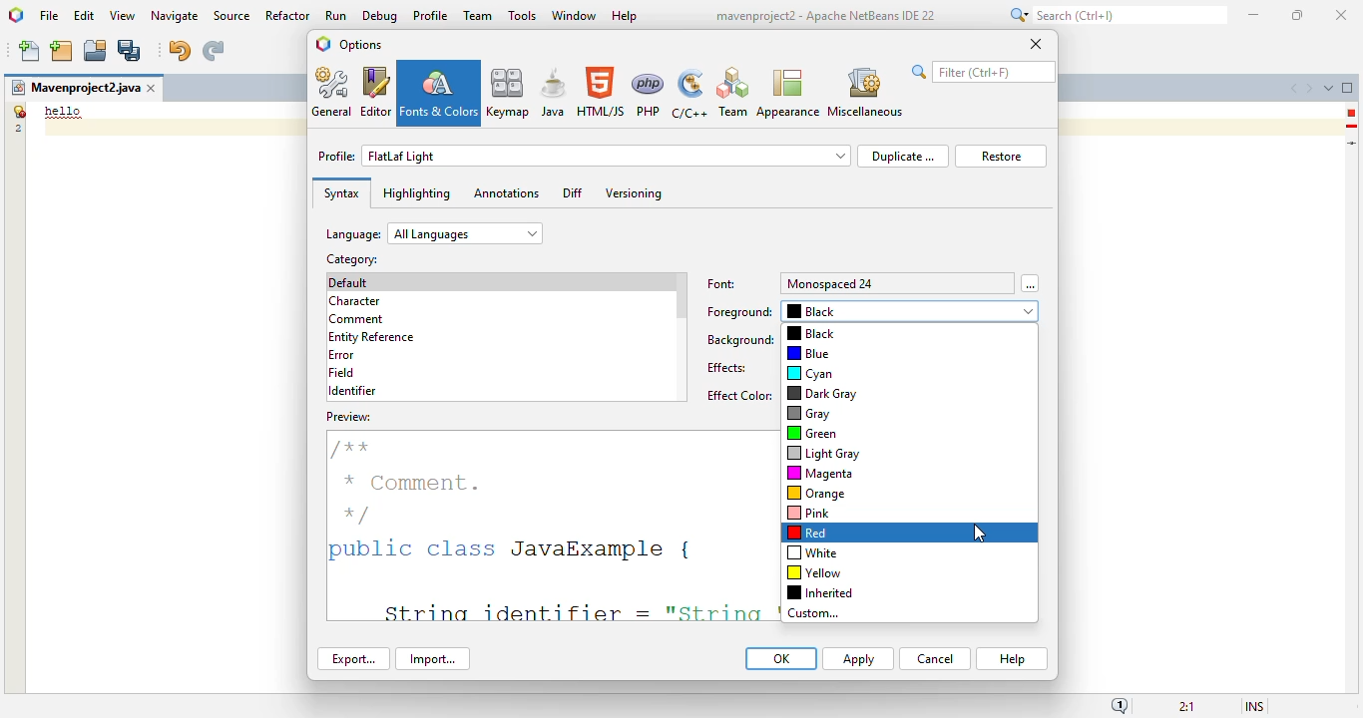 This screenshot has height=718, width=1363. Describe the element at coordinates (1296, 15) in the screenshot. I see `maximize` at that location.